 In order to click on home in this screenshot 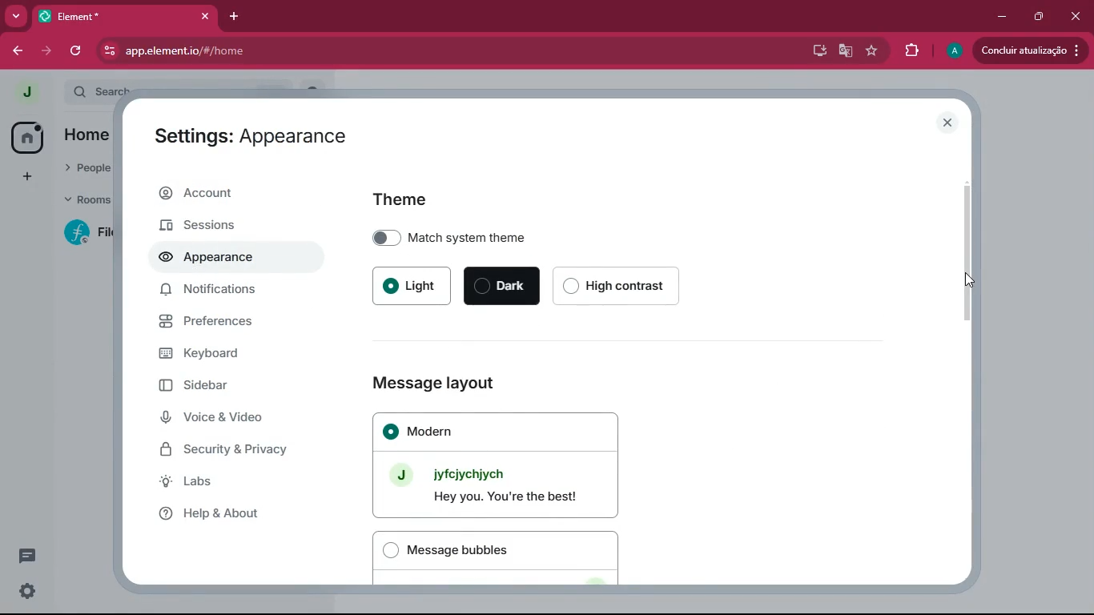, I will do `click(90, 135)`.